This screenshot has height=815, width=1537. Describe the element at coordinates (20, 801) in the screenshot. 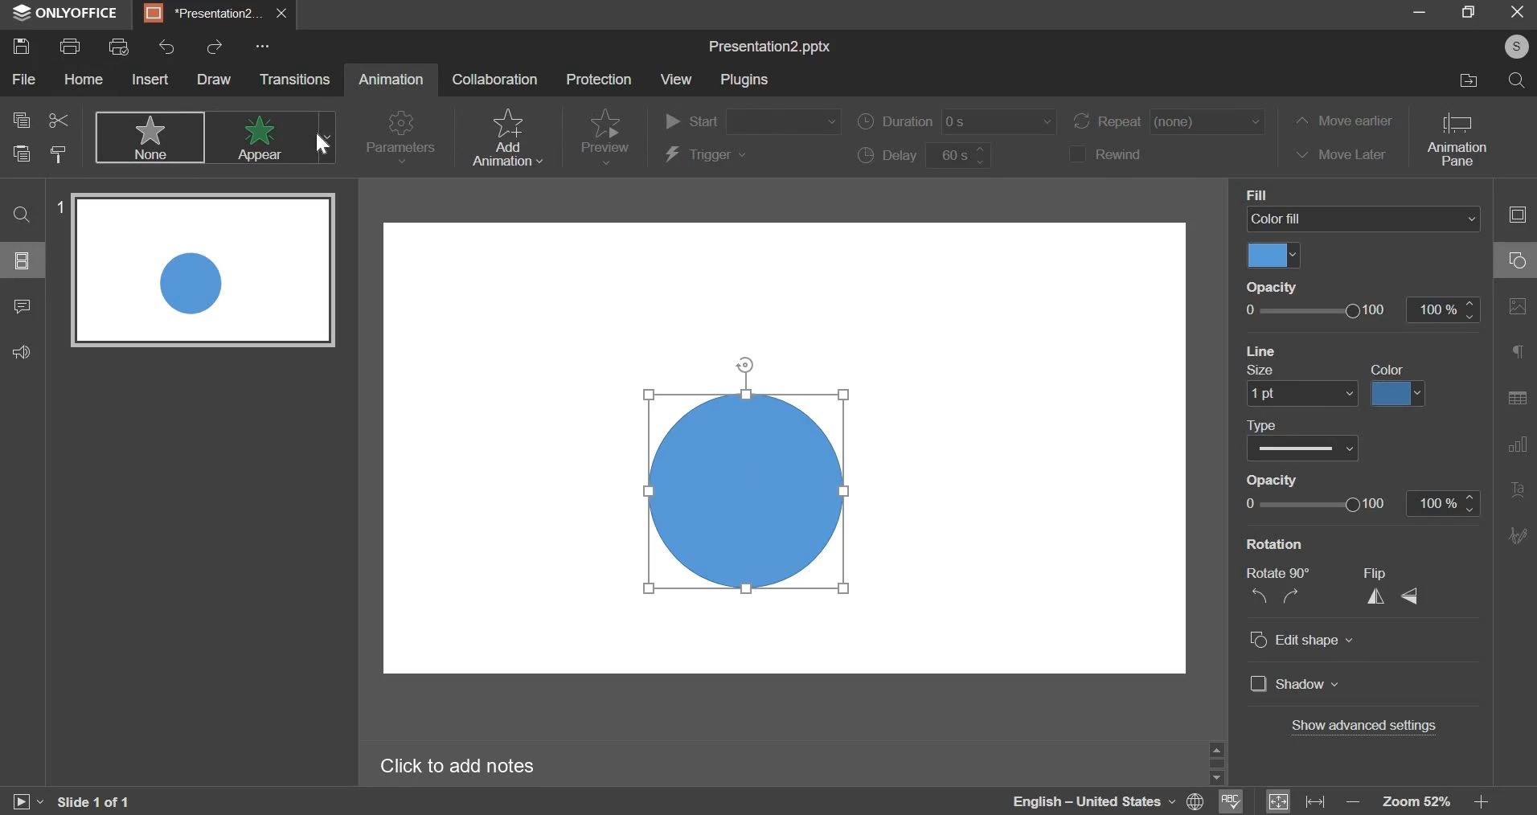

I see `play` at that location.